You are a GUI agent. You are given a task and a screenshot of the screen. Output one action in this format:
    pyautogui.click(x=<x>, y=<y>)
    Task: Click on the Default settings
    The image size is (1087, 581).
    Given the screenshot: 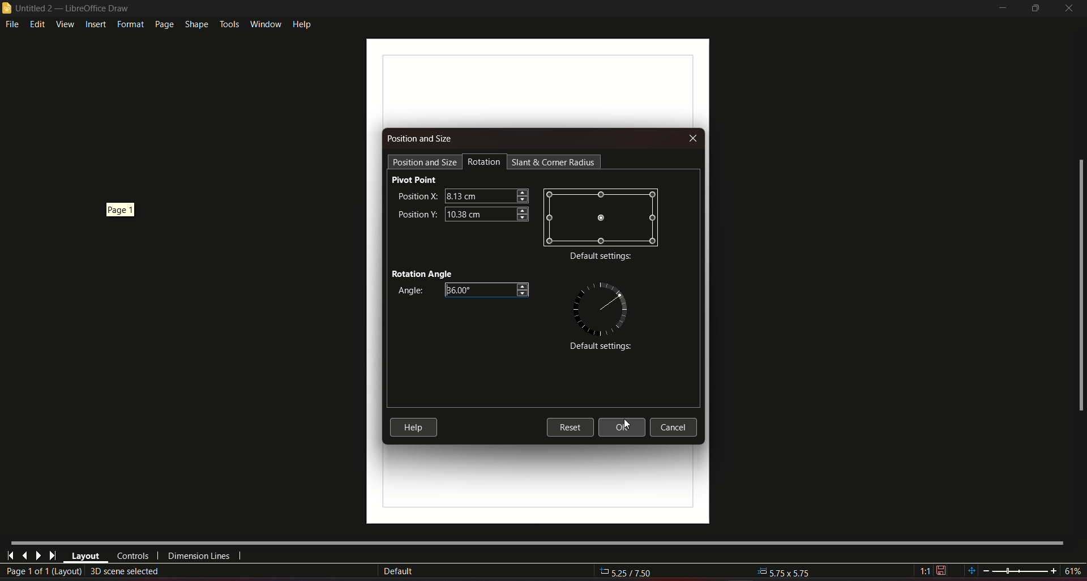 What is the action you would take?
    pyautogui.click(x=601, y=257)
    